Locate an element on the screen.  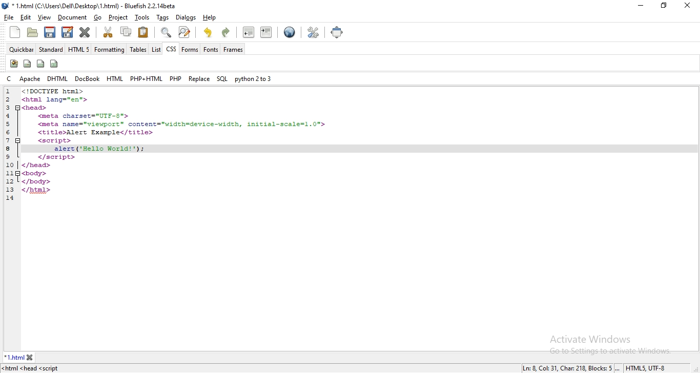
2 is located at coordinates (11, 99).